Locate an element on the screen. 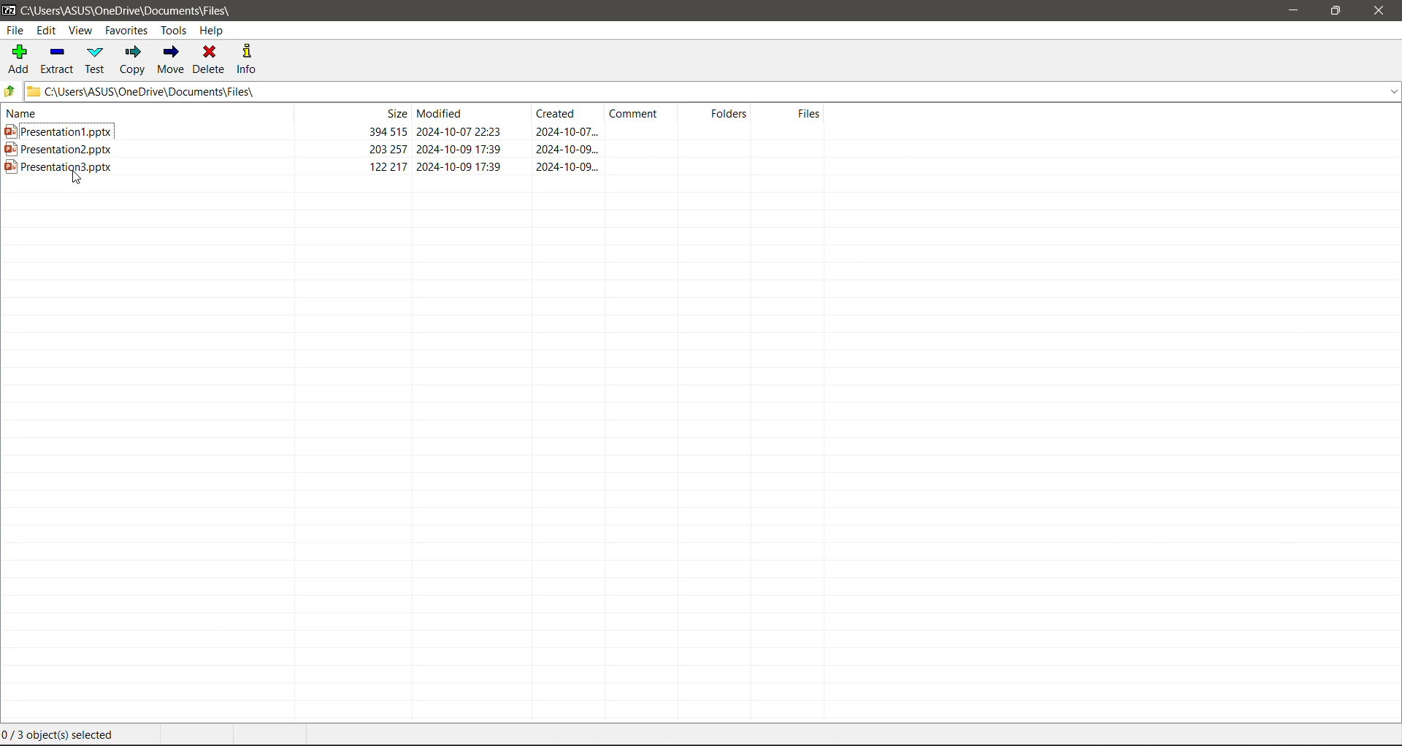 The image size is (1402, 746). Folders is located at coordinates (721, 113).